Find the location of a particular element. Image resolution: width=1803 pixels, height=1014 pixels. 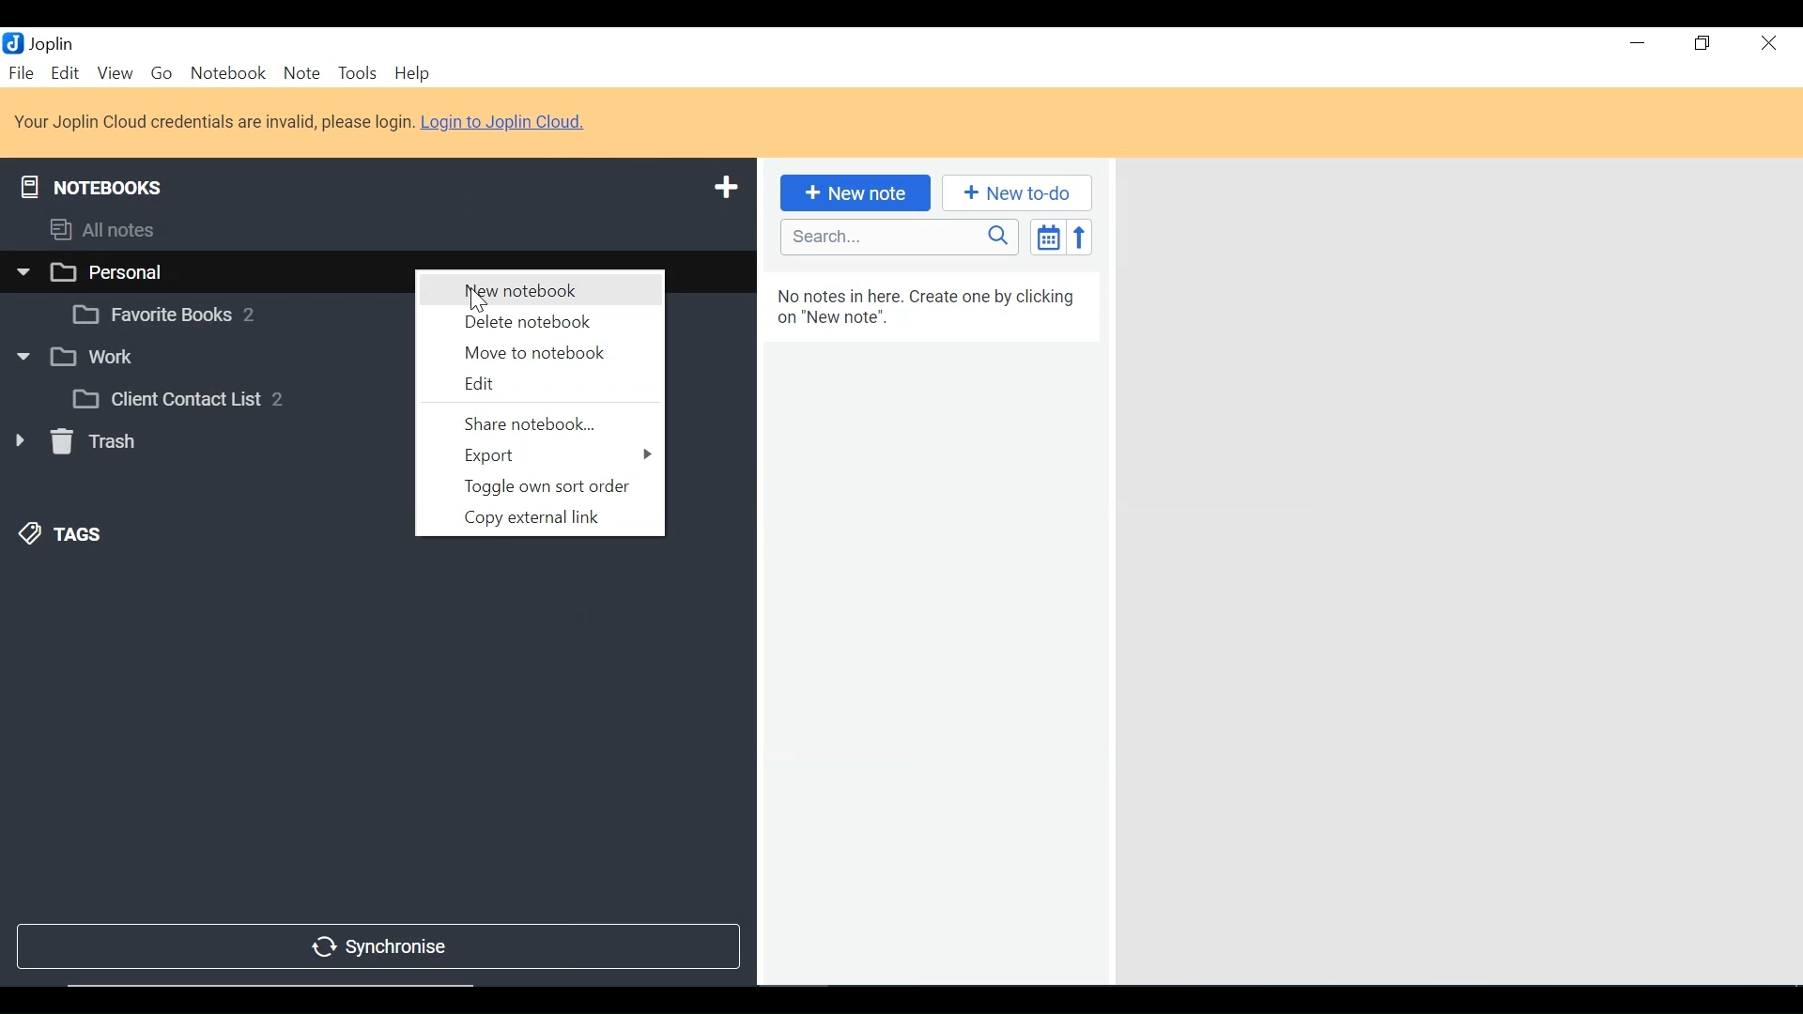

SEARCH is located at coordinates (901, 237).